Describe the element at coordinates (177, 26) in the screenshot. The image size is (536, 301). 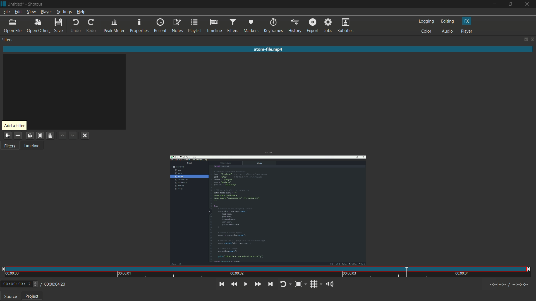
I see `notes` at that location.